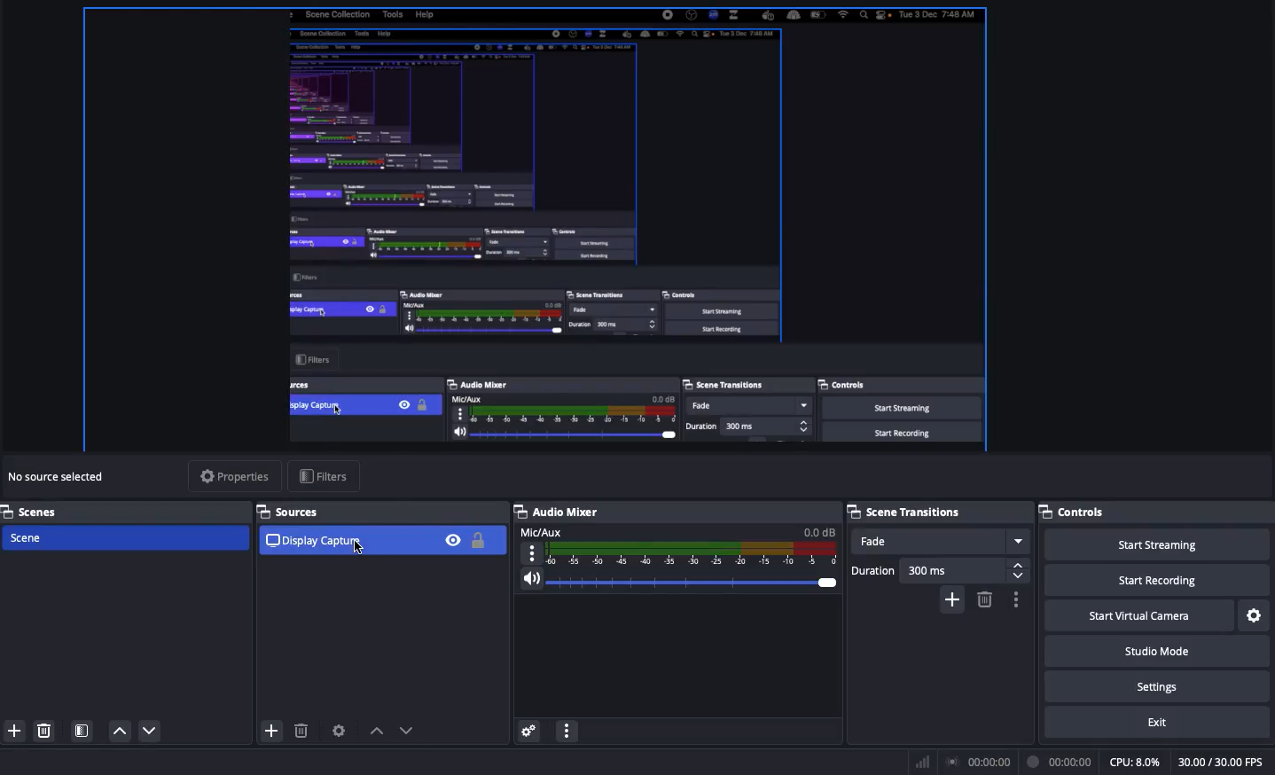  What do you see at coordinates (922, 762) in the screenshot?
I see `Bars` at bounding box center [922, 762].